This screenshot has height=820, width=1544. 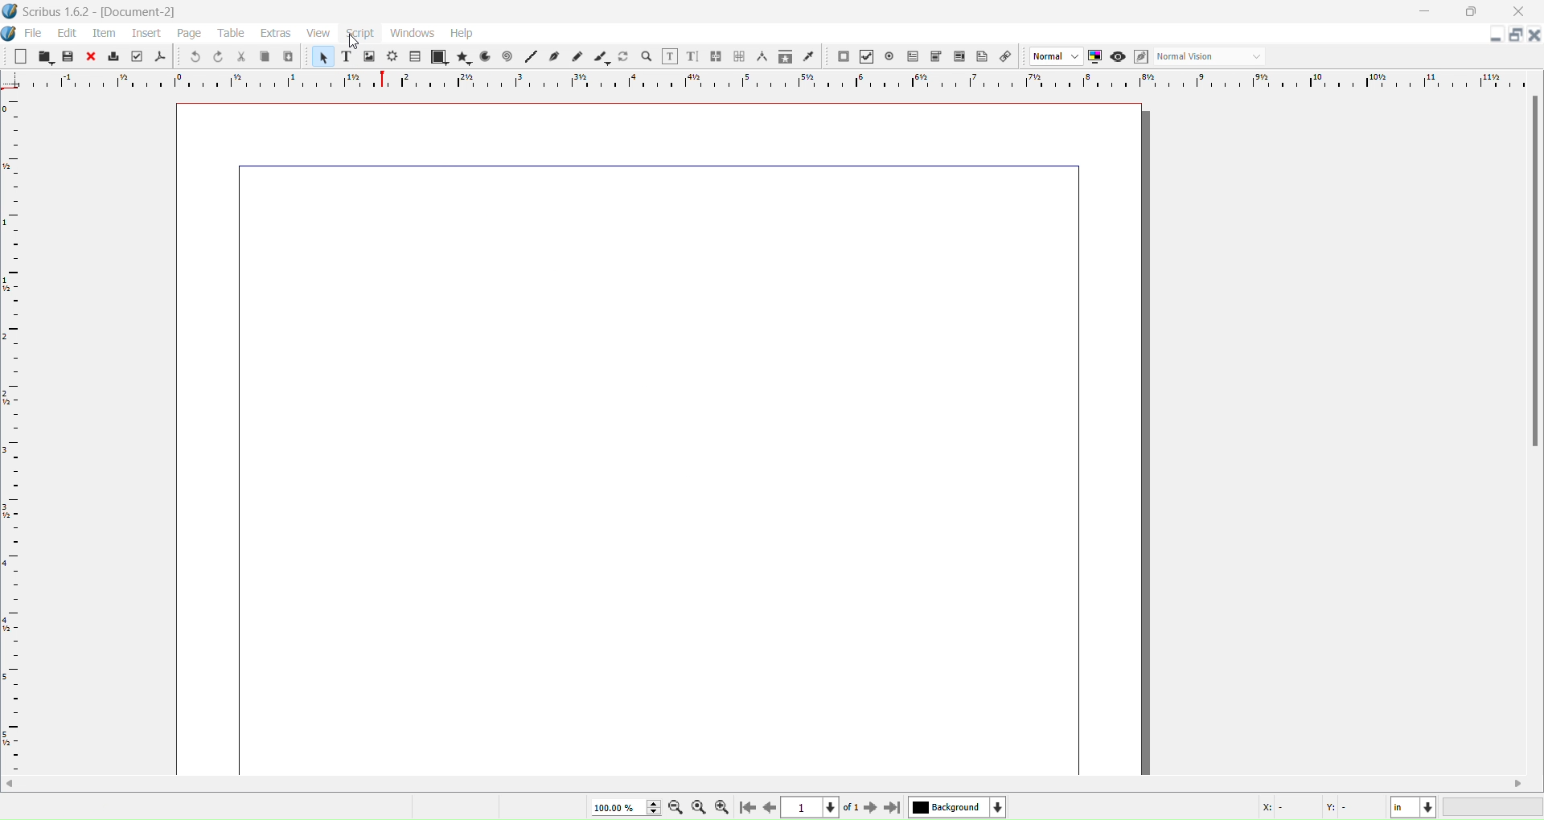 I want to click on More Options, so click(x=10, y=35).